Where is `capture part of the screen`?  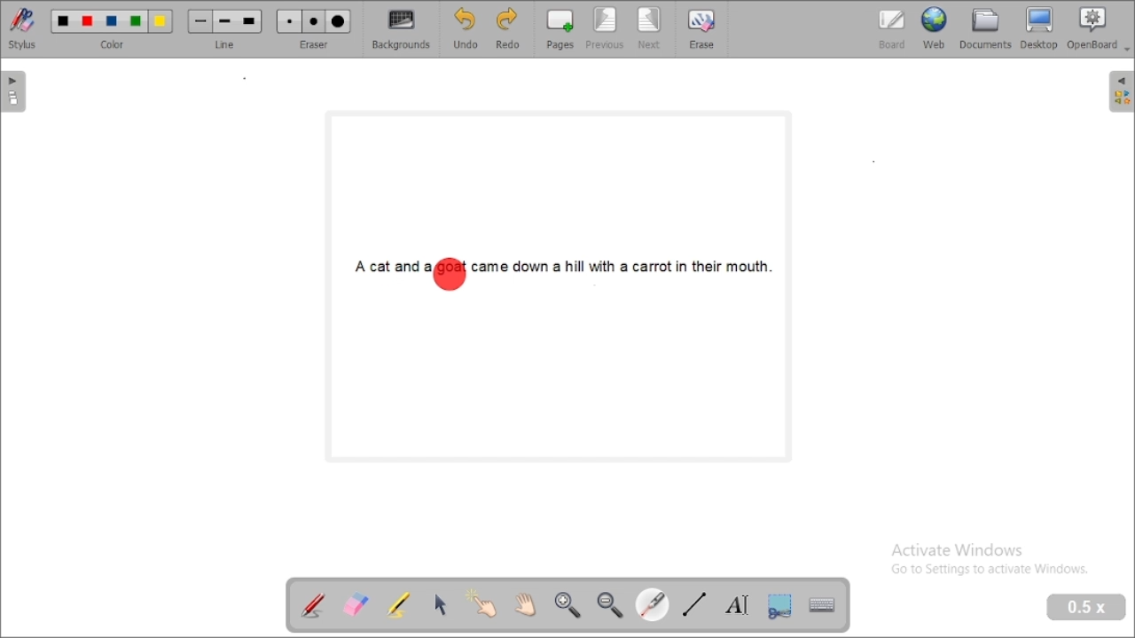
capture part of the screen is located at coordinates (780, 605).